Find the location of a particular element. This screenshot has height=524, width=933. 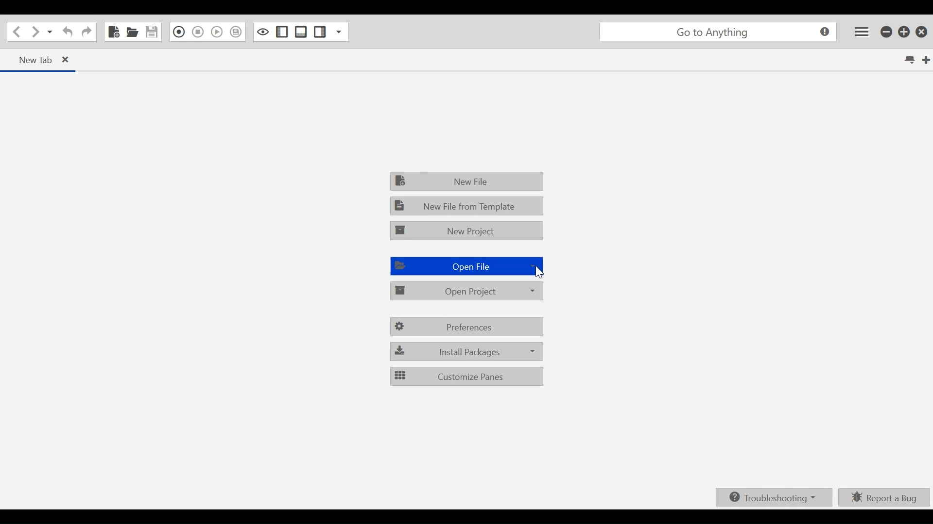

Go back one loaction is located at coordinates (16, 32).